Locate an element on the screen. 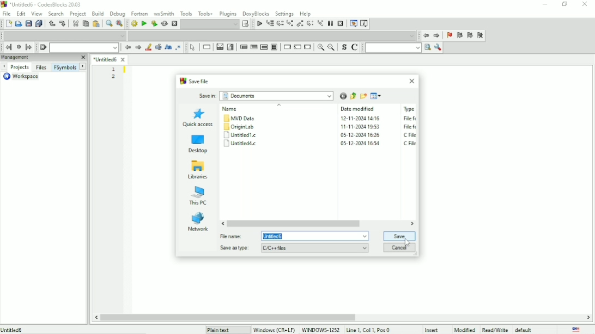  Jump forward is located at coordinates (29, 47).